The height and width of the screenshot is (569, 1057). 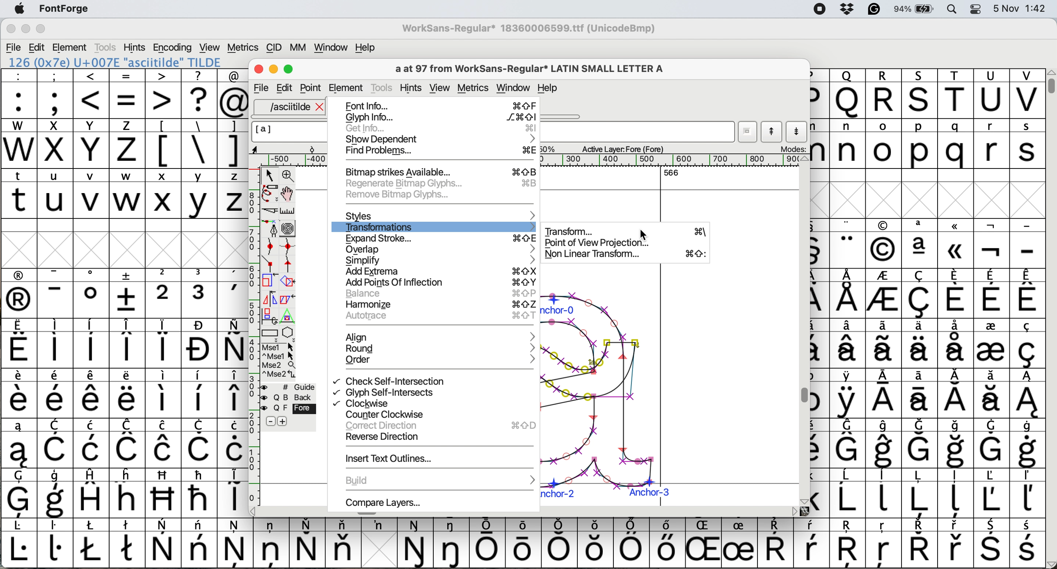 What do you see at coordinates (991, 493) in the screenshot?
I see `symbol` at bounding box center [991, 493].